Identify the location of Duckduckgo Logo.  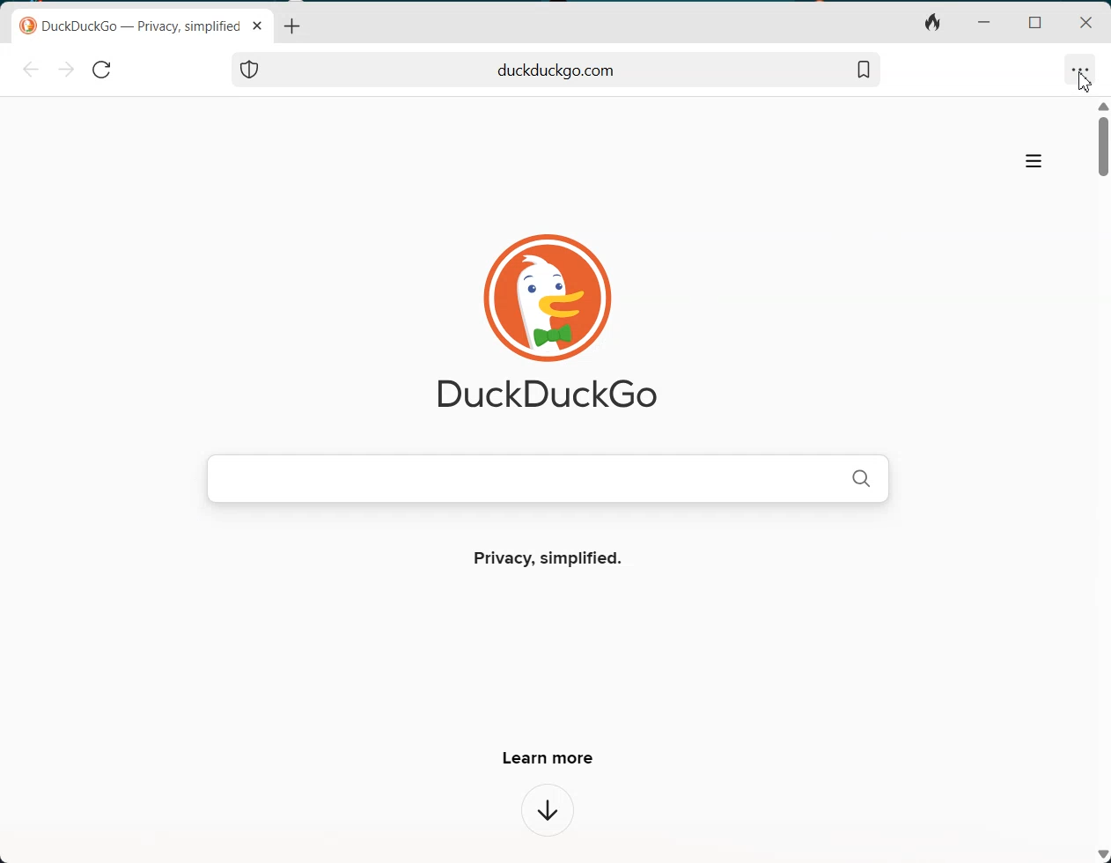
(537, 322).